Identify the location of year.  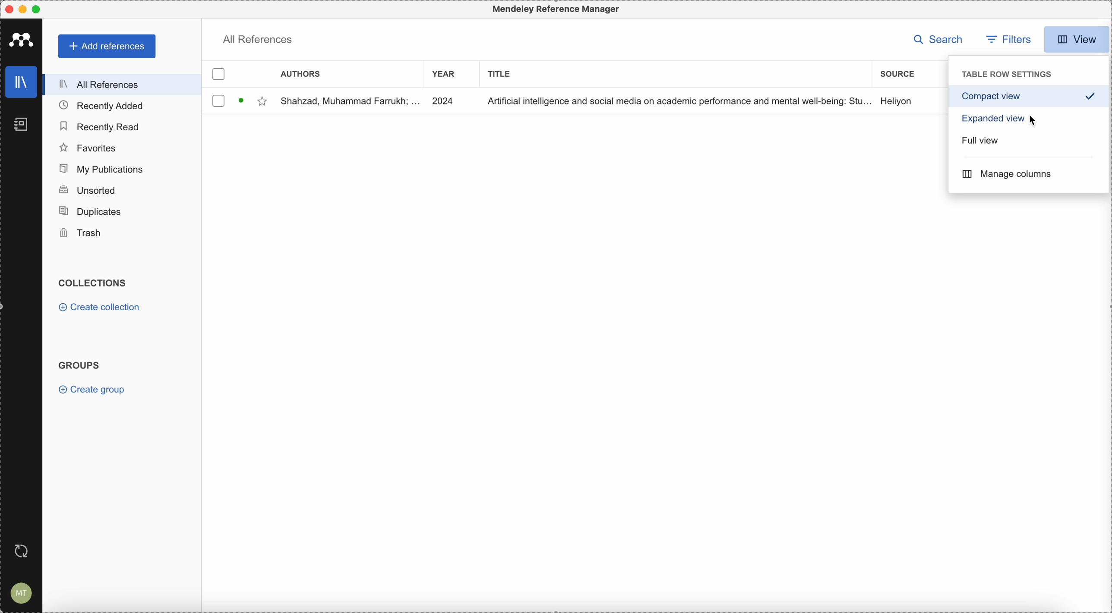
(446, 74).